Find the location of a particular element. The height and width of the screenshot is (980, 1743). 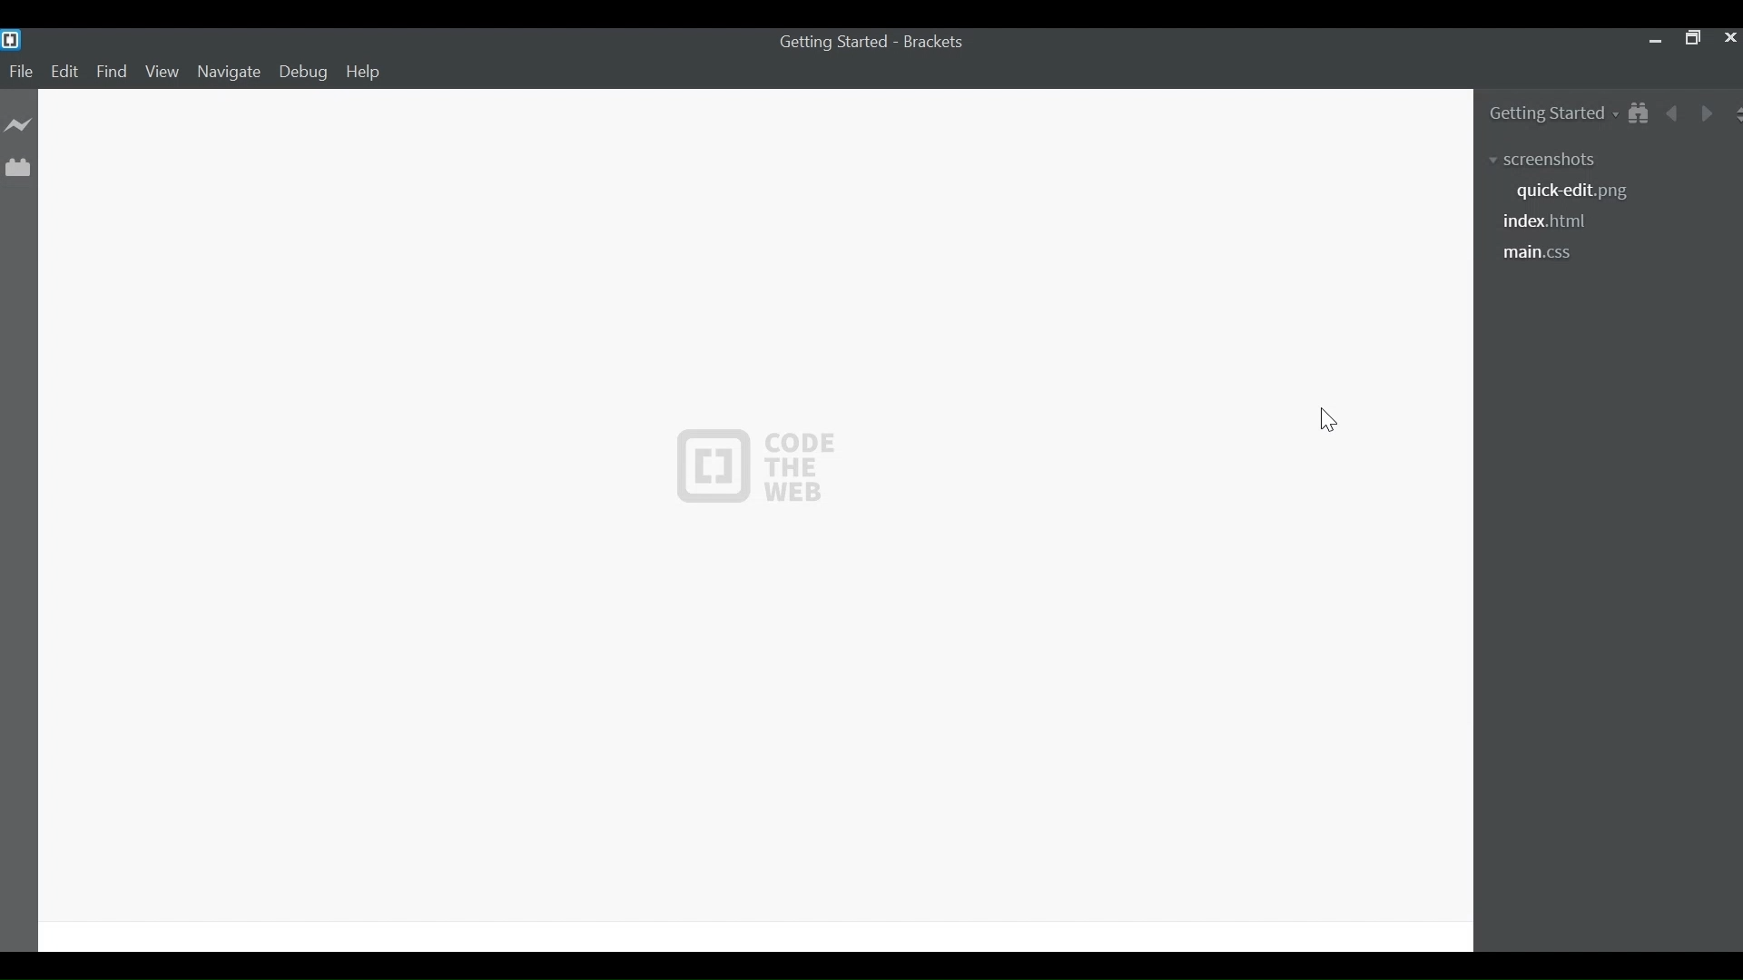

Navigate is located at coordinates (228, 73).